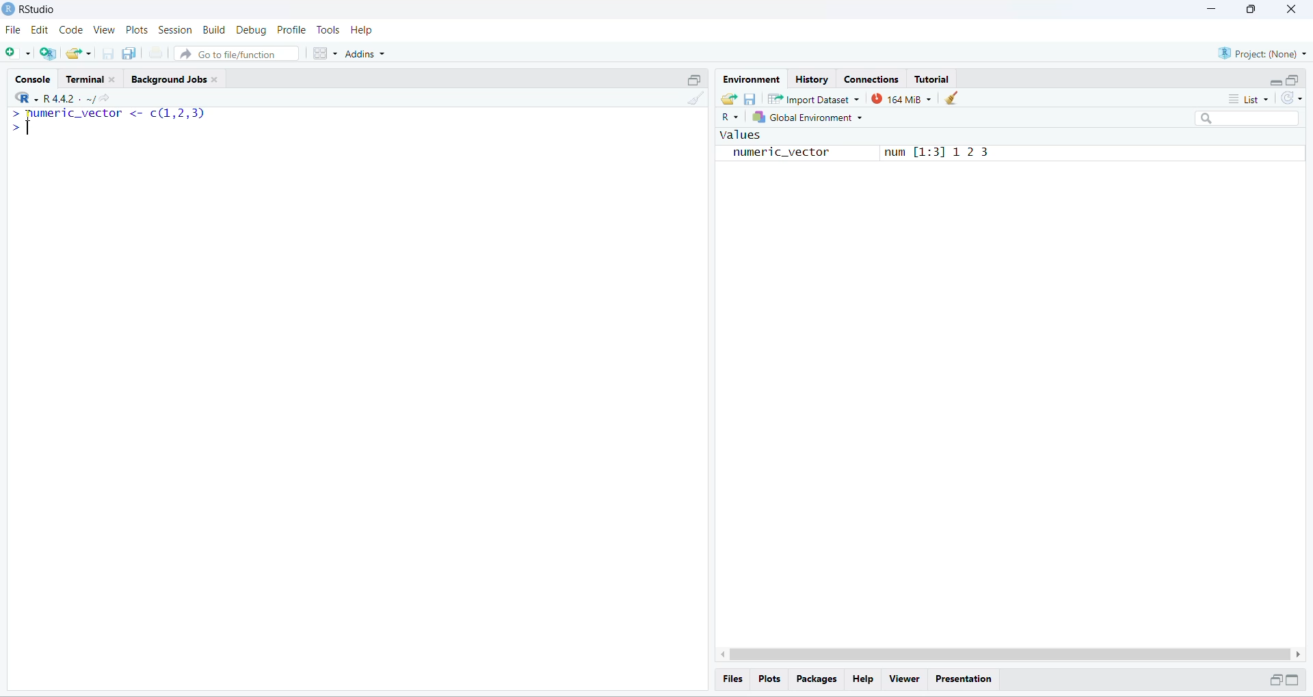 This screenshot has width=1313, height=697. Describe the element at coordinates (98, 100) in the screenshot. I see `share current directory` at that location.